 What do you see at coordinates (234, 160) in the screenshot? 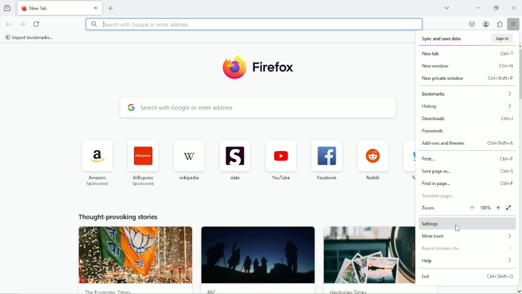
I see `Slate` at bounding box center [234, 160].